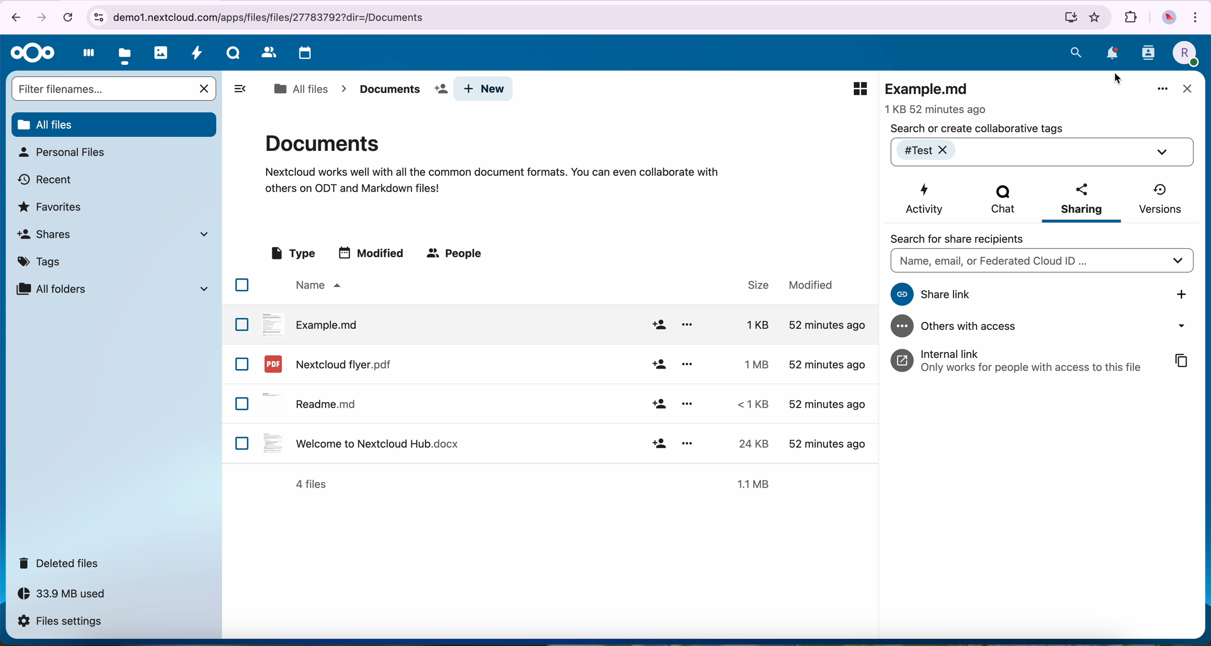  I want to click on size, so click(752, 364).